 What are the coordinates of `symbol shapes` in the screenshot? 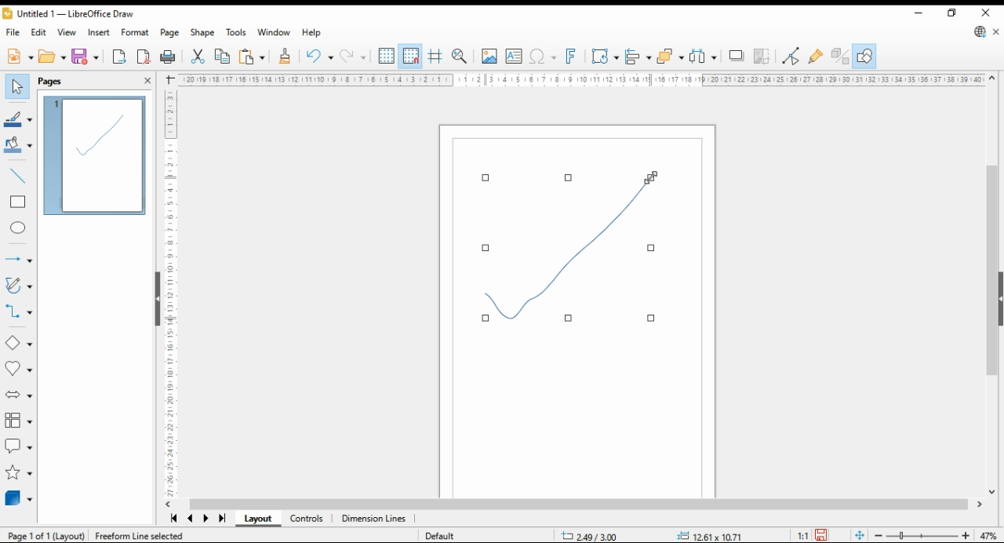 It's located at (18, 370).